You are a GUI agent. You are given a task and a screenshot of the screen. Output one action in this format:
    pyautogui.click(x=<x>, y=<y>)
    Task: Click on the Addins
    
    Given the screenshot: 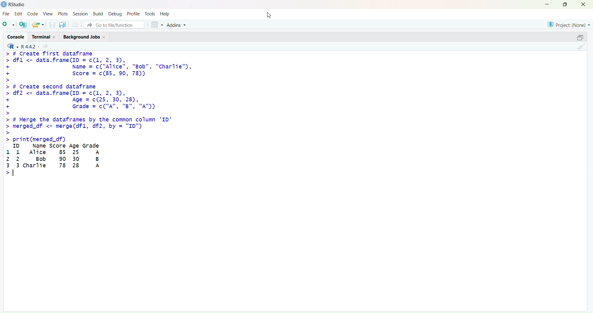 What is the action you would take?
    pyautogui.click(x=177, y=25)
    